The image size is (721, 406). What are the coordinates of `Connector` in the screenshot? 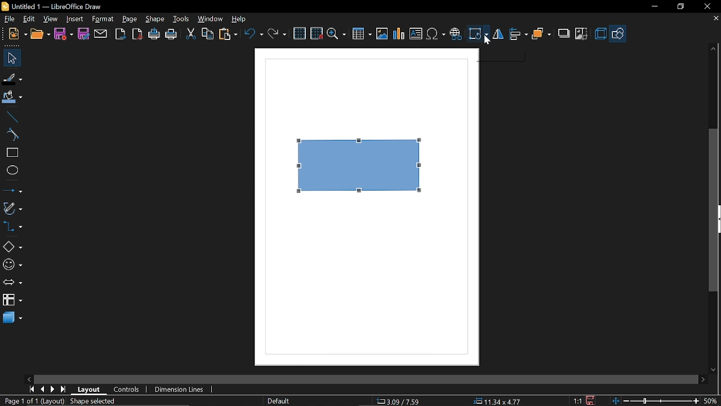 It's located at (12, 228).